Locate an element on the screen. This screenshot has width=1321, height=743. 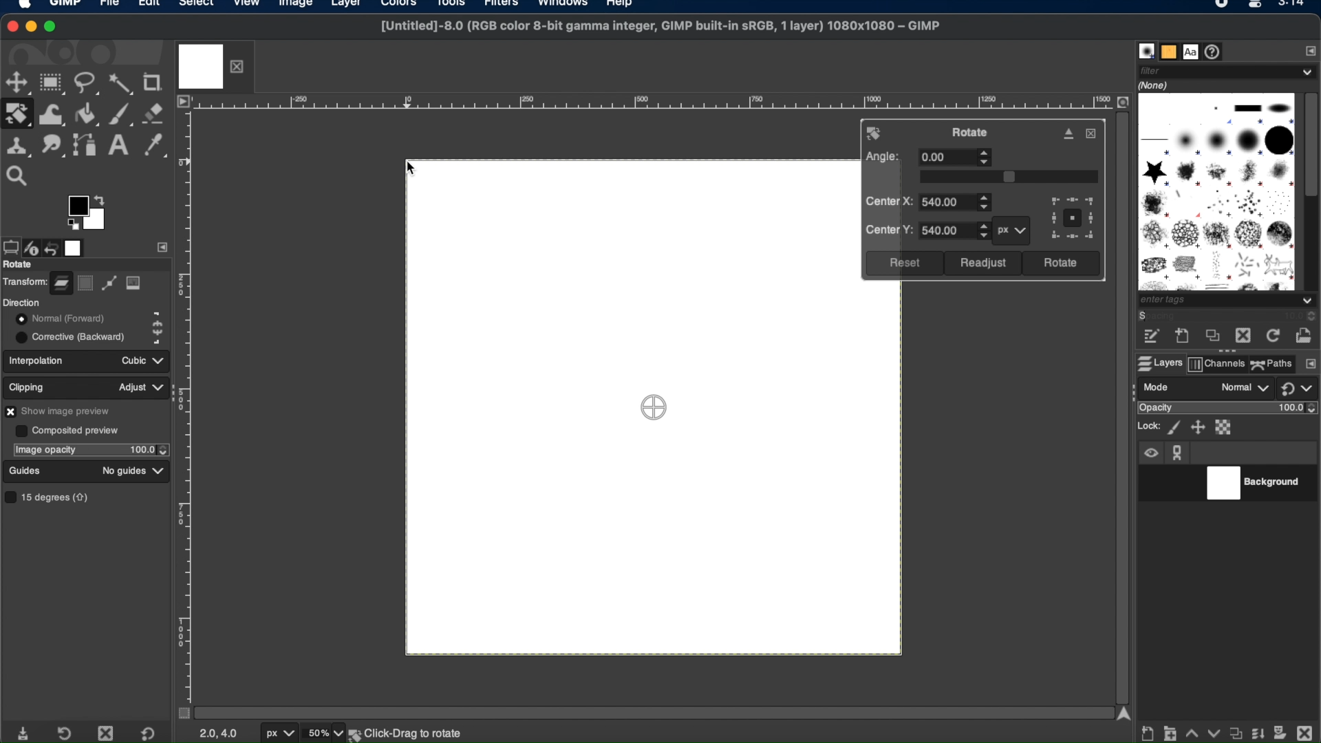
interpolation is located at coordinates (39, 360).